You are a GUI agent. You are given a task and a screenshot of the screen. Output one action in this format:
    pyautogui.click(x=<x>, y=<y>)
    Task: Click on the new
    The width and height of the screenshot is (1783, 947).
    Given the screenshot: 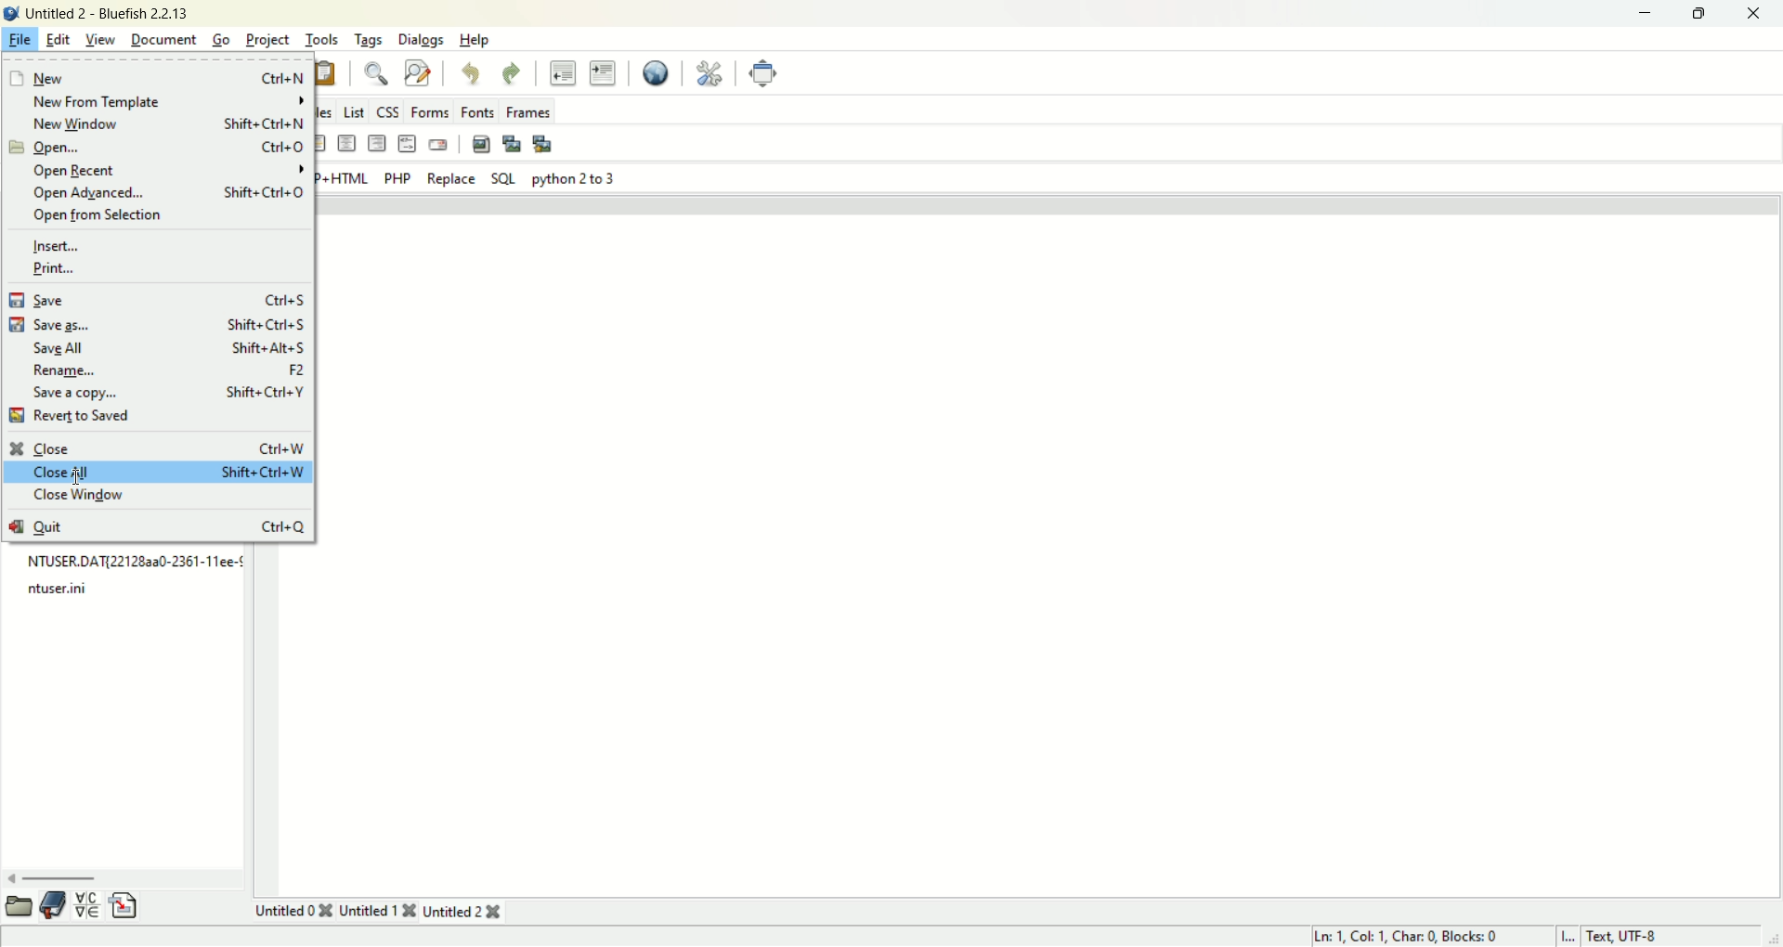 What is the action you would take?
    pyautogui.click(x=154, y=76)
    